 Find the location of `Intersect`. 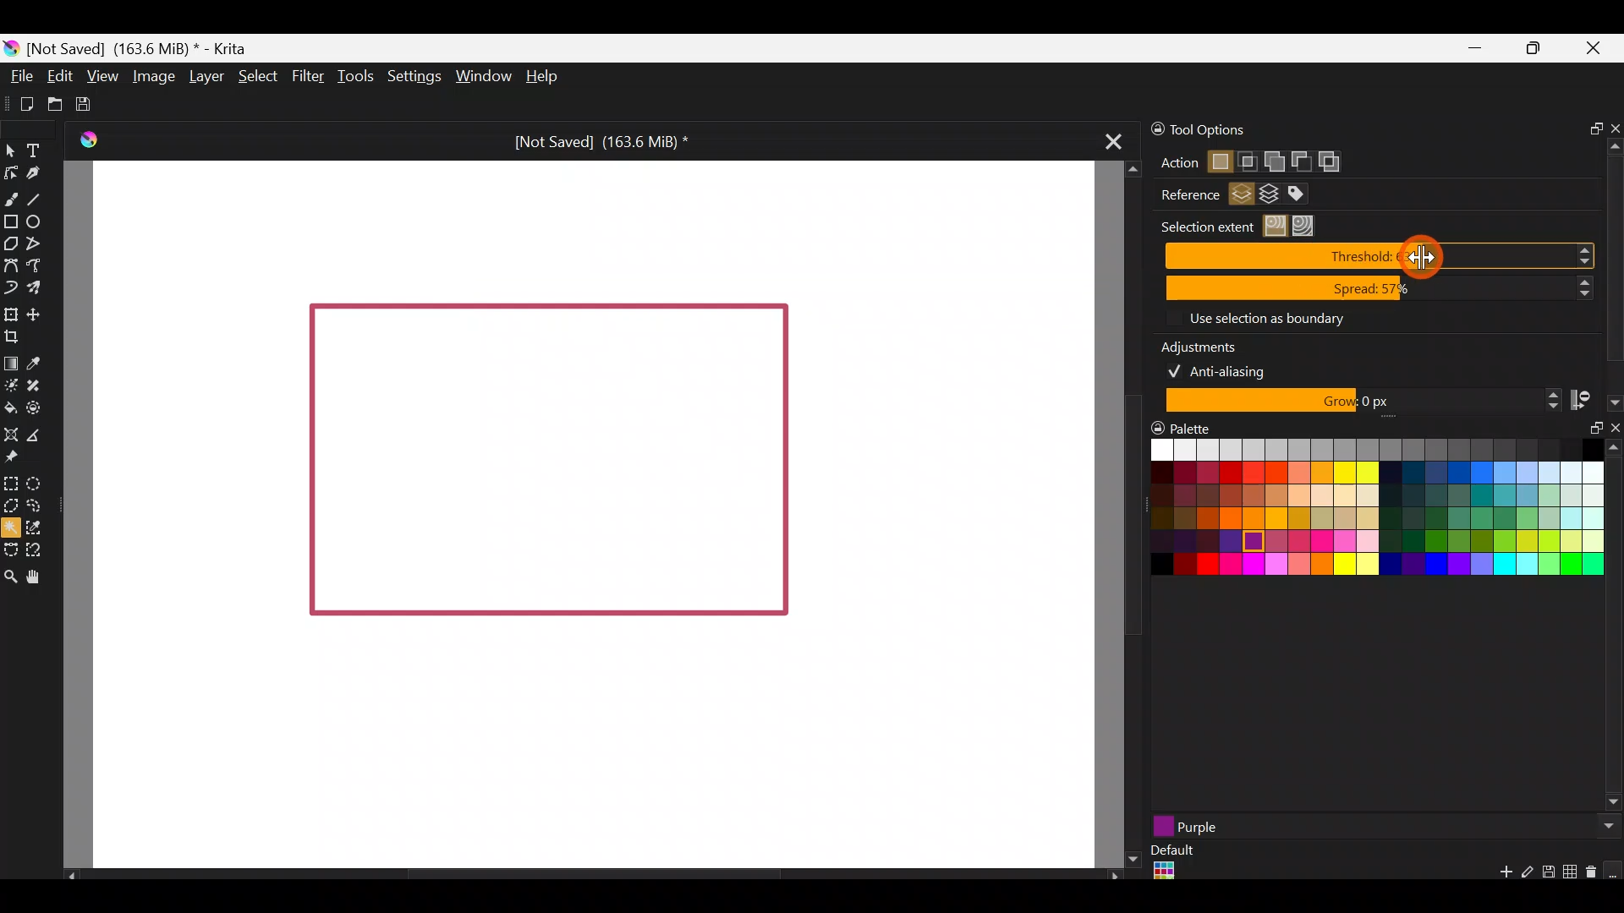

Intersect is located at coordinates (1248, 158).